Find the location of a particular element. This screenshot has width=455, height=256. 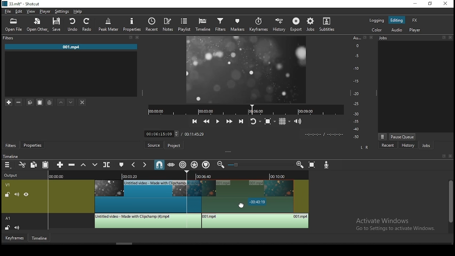

timeline is located at coordinates (39, 239).